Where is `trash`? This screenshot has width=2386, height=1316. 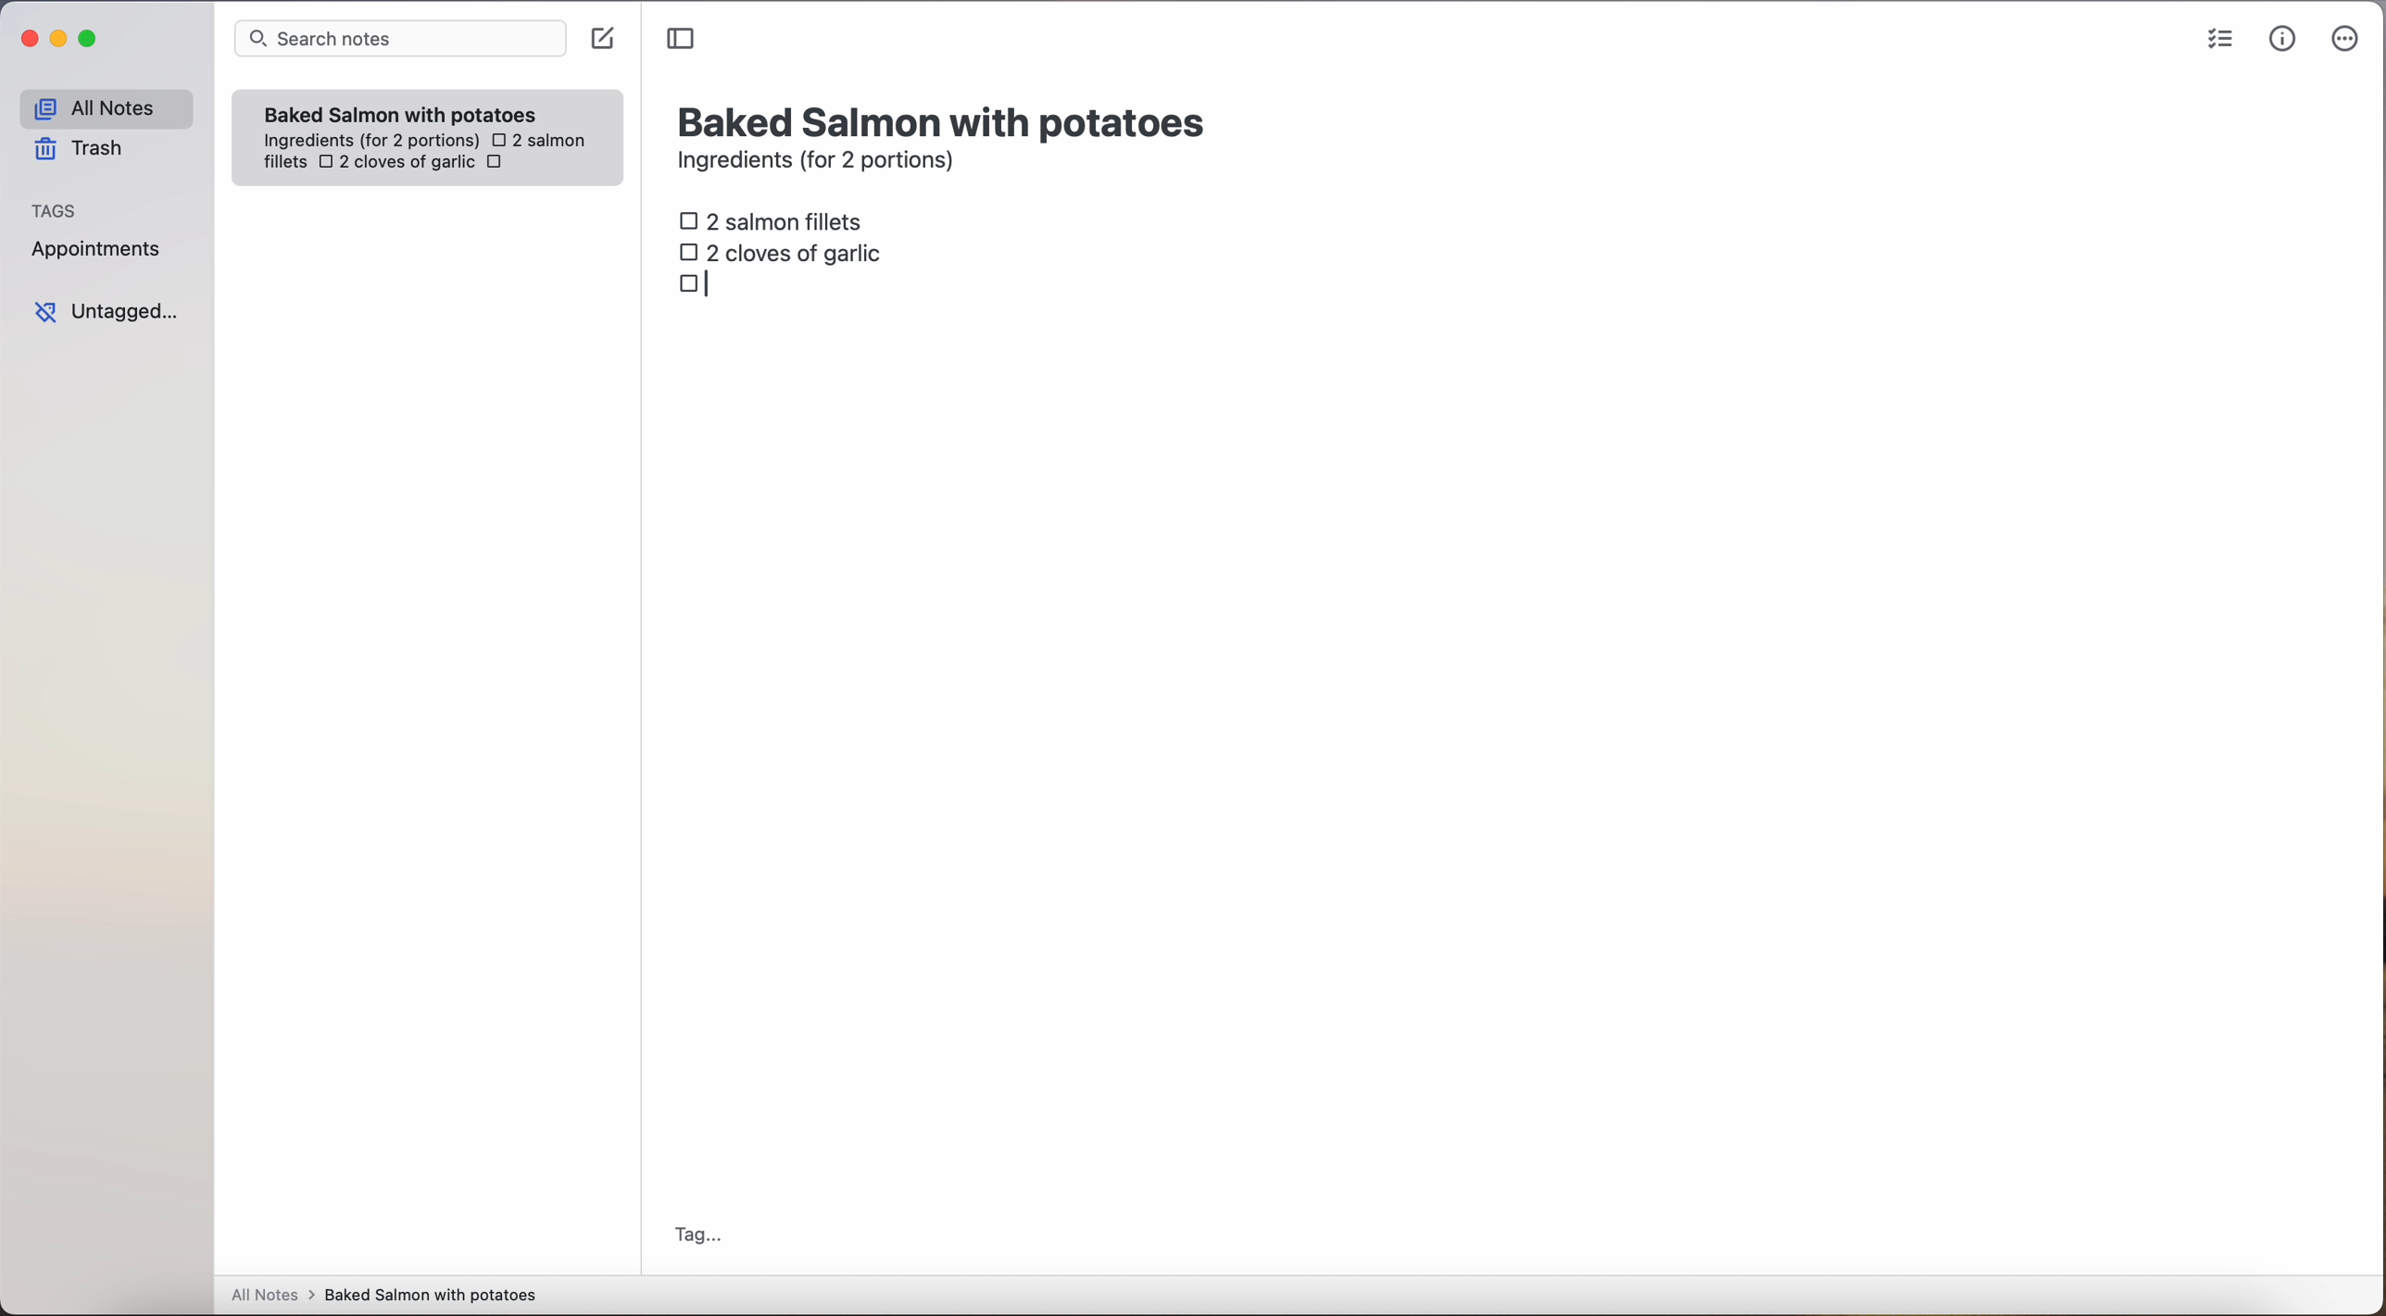 trash is located at coordinates (85, 149).